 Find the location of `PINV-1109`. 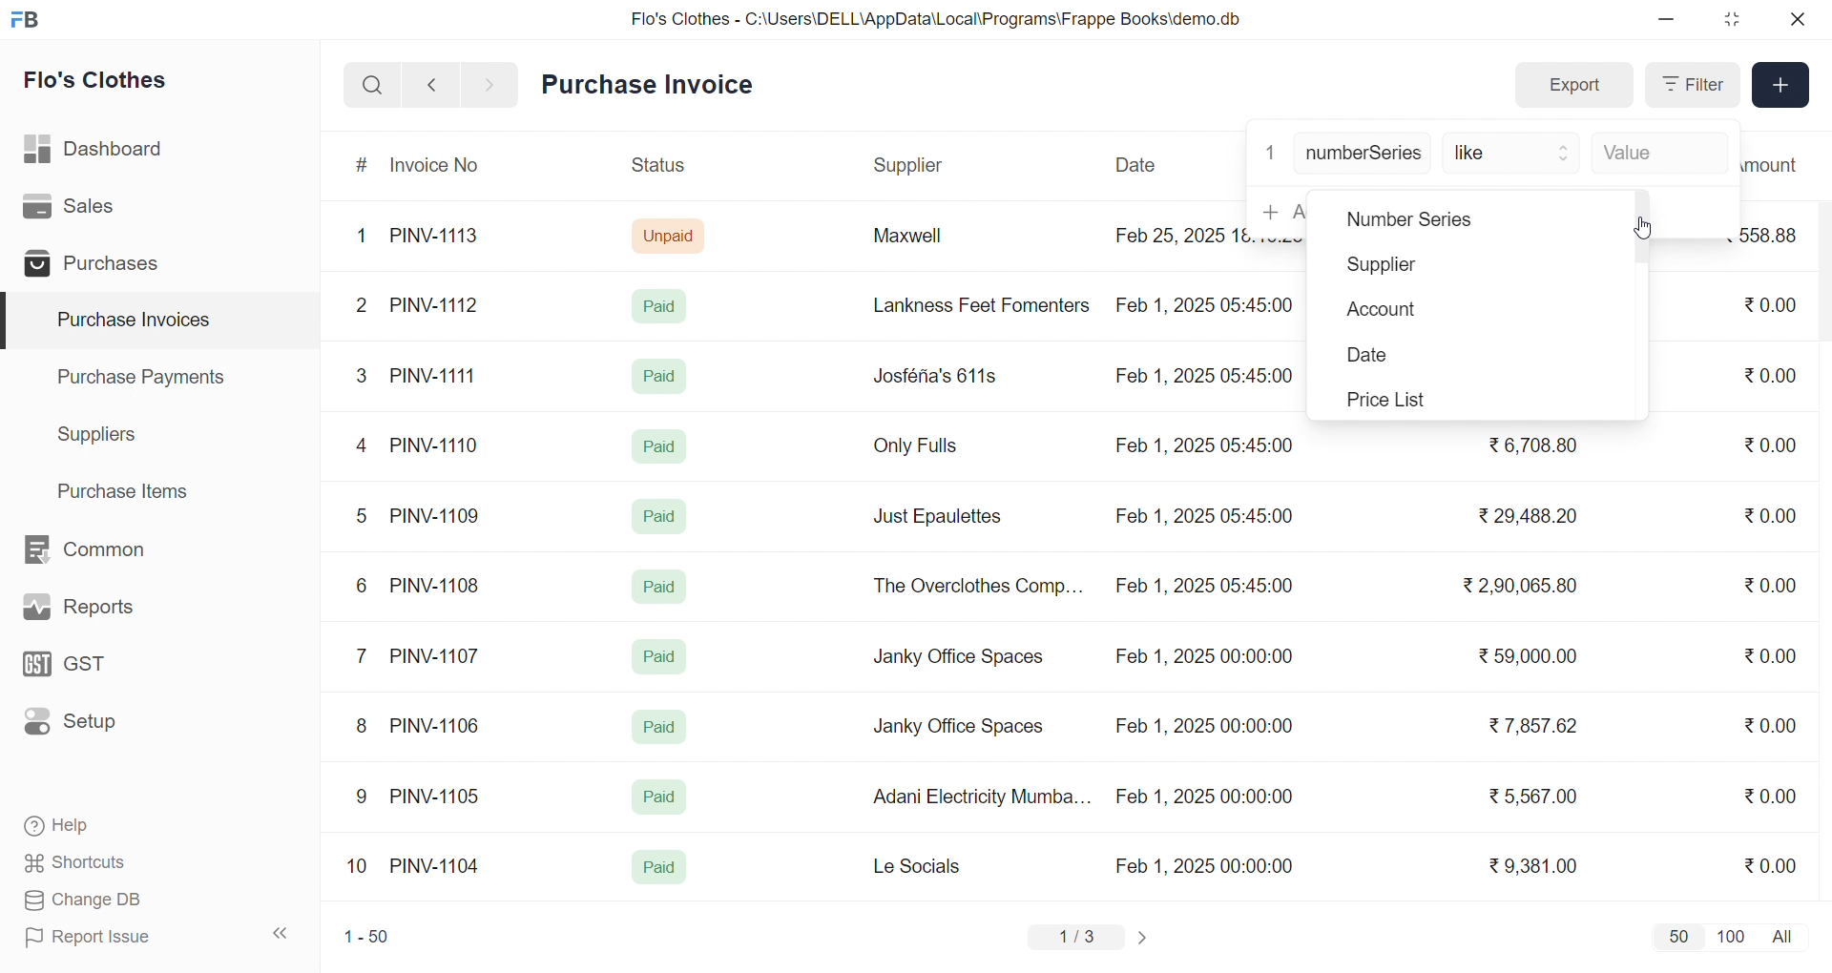

PINV-1109 is located at coordinates (437, 515).